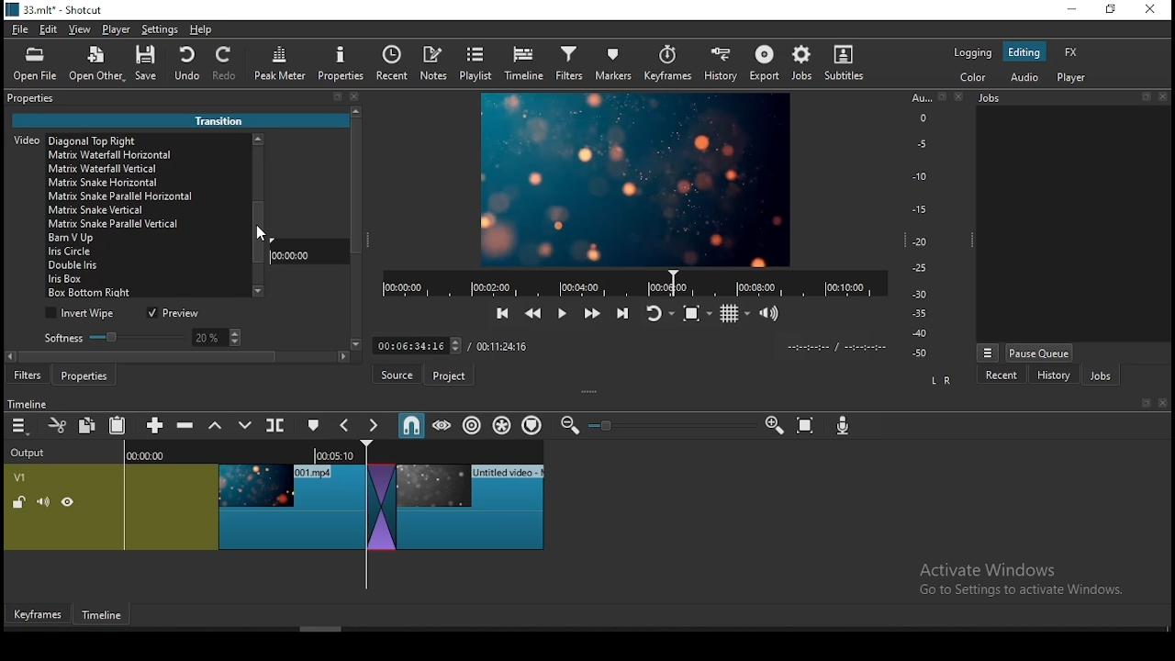 This screenshot has height=661, width=1175. Describe the element at coordinates (1075, 10) in the screenshot. I see `minimize` at that location.